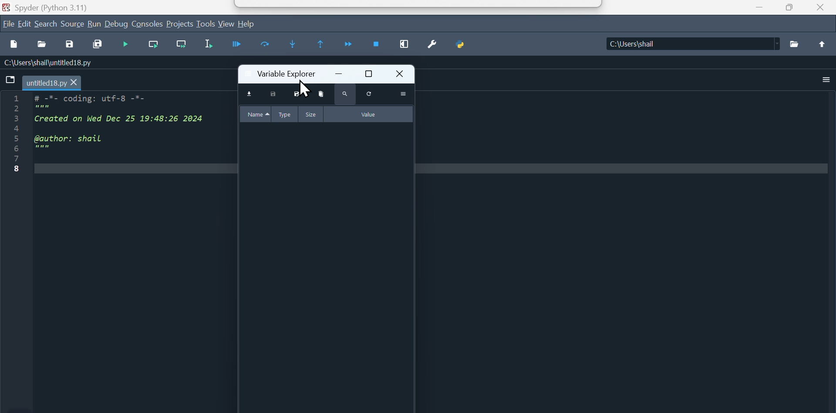  I want to click on Projects, so click(181, 24).